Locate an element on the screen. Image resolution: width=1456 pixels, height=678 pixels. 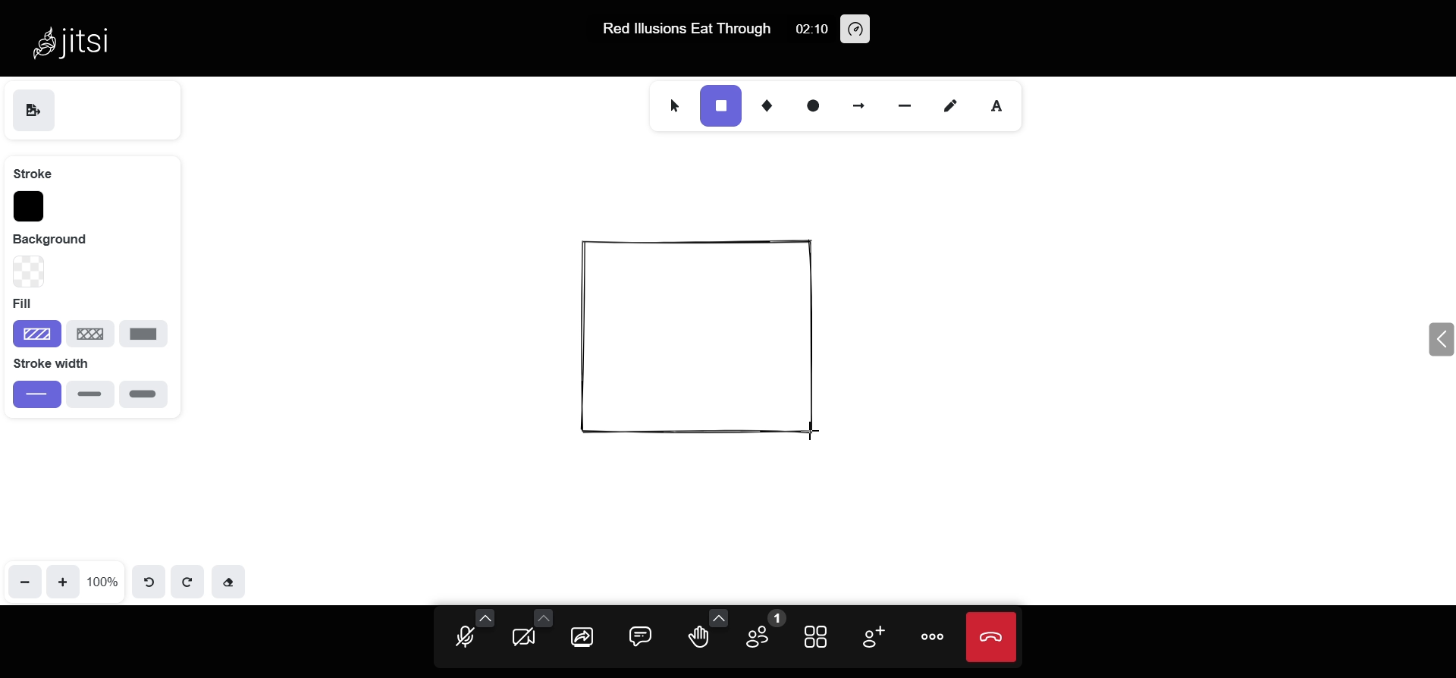
share screen is located at coordinates (584, 637).